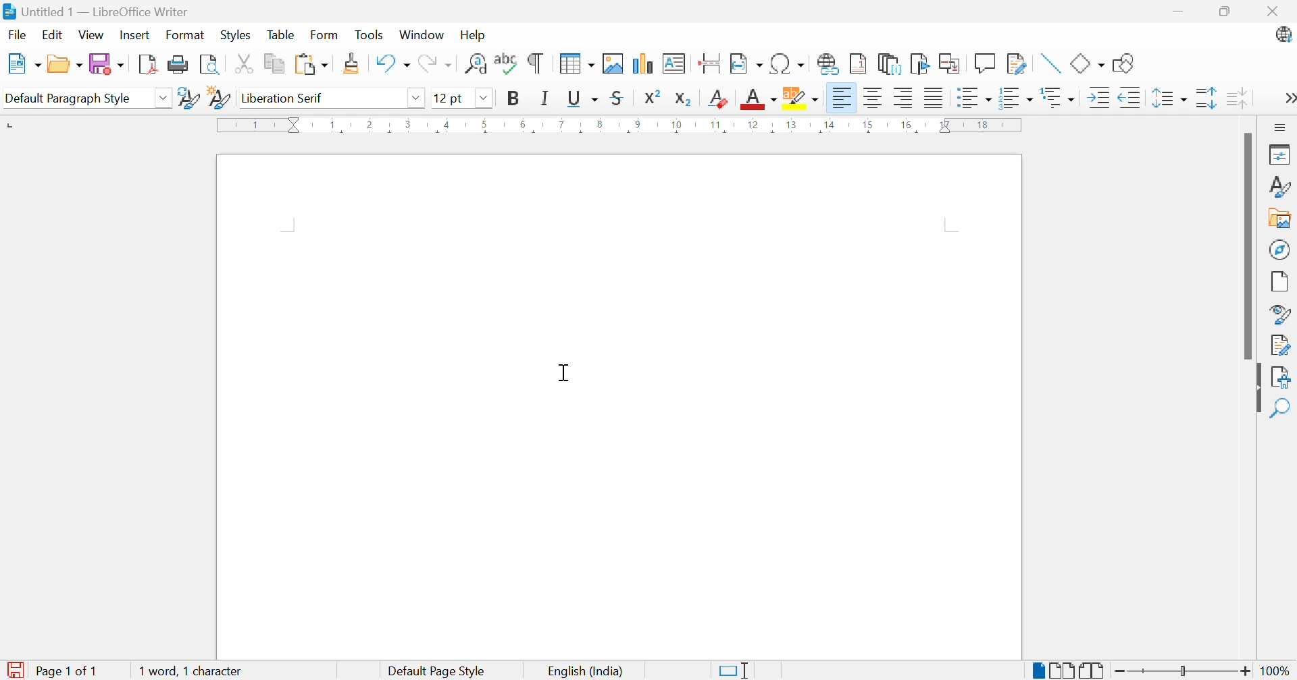 The width and height of the screenshot is (1297, 680). I want to click on Underline, so click(583, 98).